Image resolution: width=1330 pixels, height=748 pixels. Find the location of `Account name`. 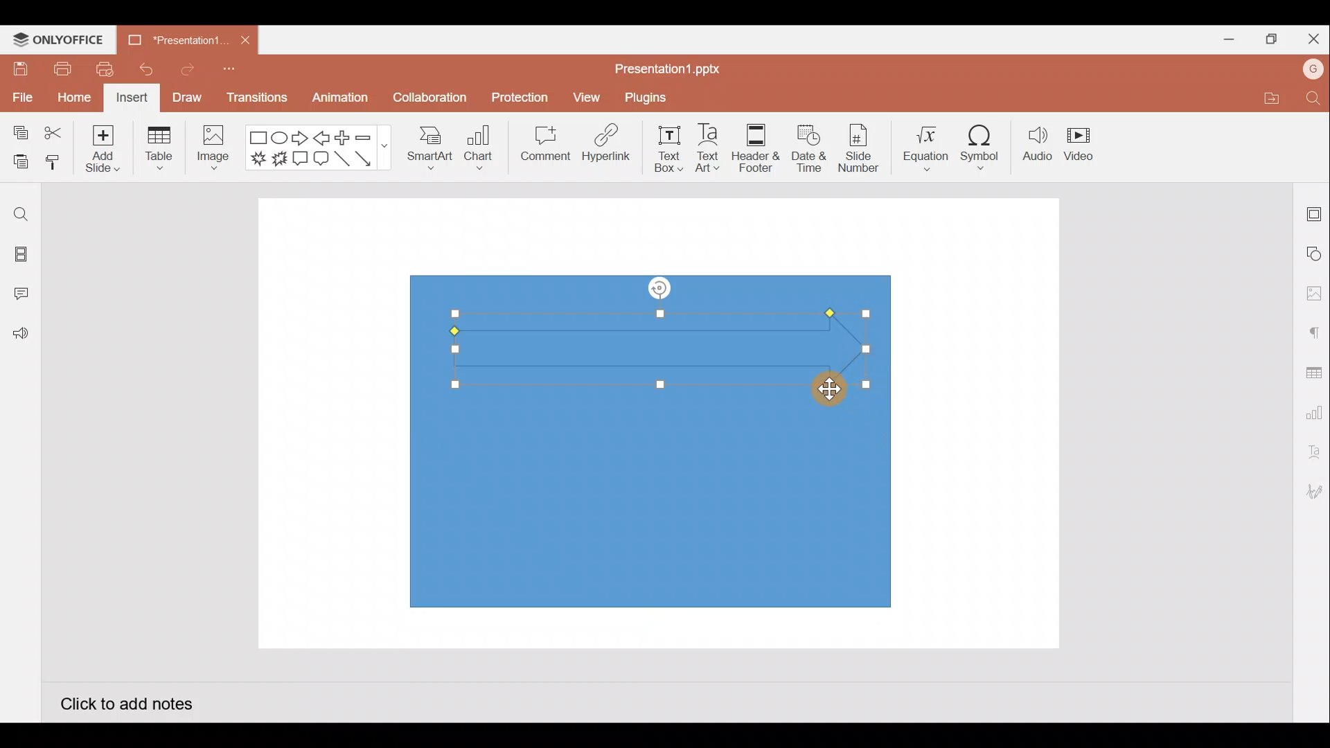

Account name is located at coordinates (1313, 69).